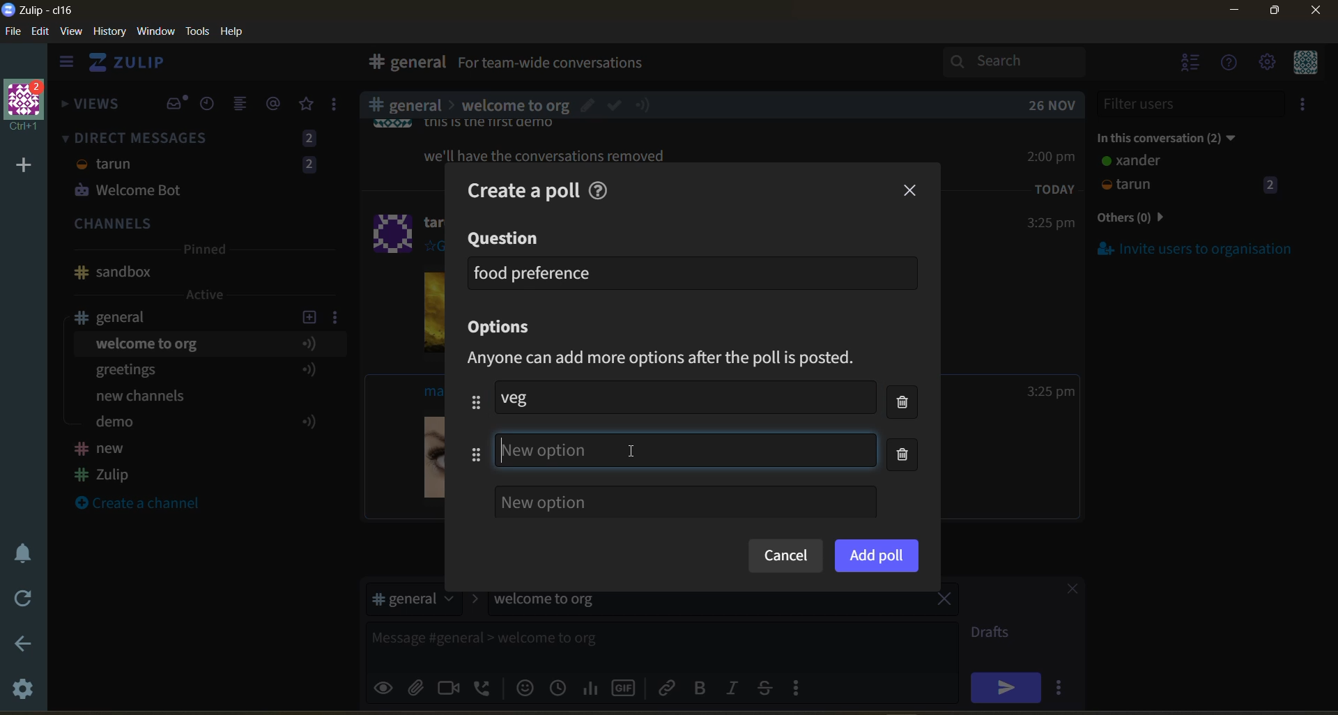 The width and height of the screenshot is (1338, 715). Describe the element at coordinates (40, 33) in the screenshot. I see `edit` at that location.